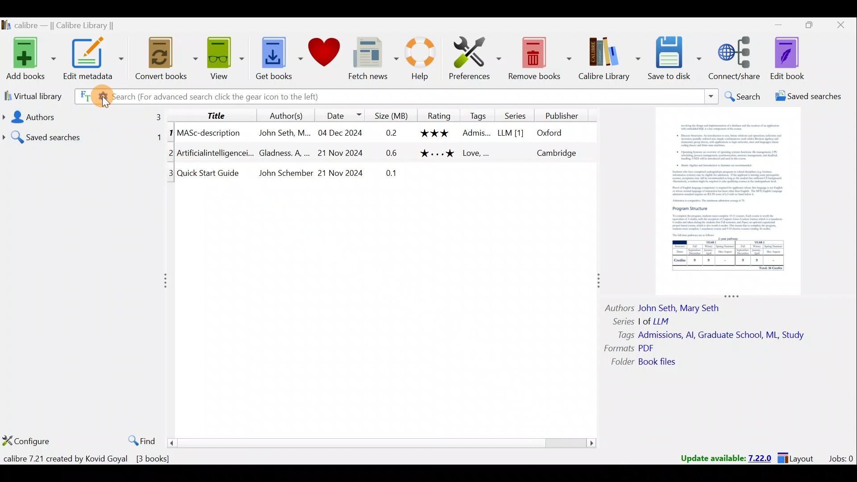  What do you see at coordinates (169, 154) in the screenshot?
I see `2` at bounding box center [169, 154].